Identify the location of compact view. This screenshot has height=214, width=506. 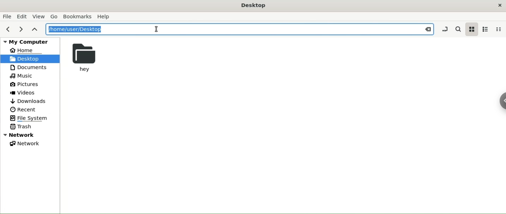
(498, 29).